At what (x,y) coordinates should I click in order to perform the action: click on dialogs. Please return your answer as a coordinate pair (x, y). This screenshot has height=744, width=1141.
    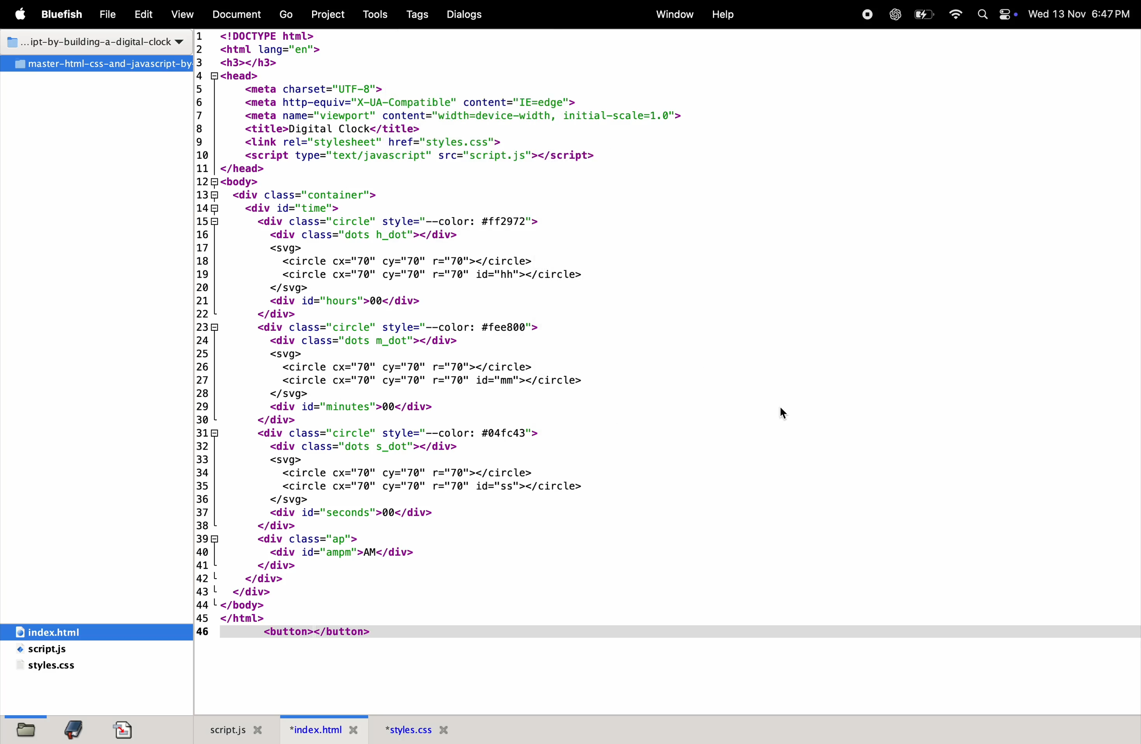
    Looking at the image, I should click on (477, 13).